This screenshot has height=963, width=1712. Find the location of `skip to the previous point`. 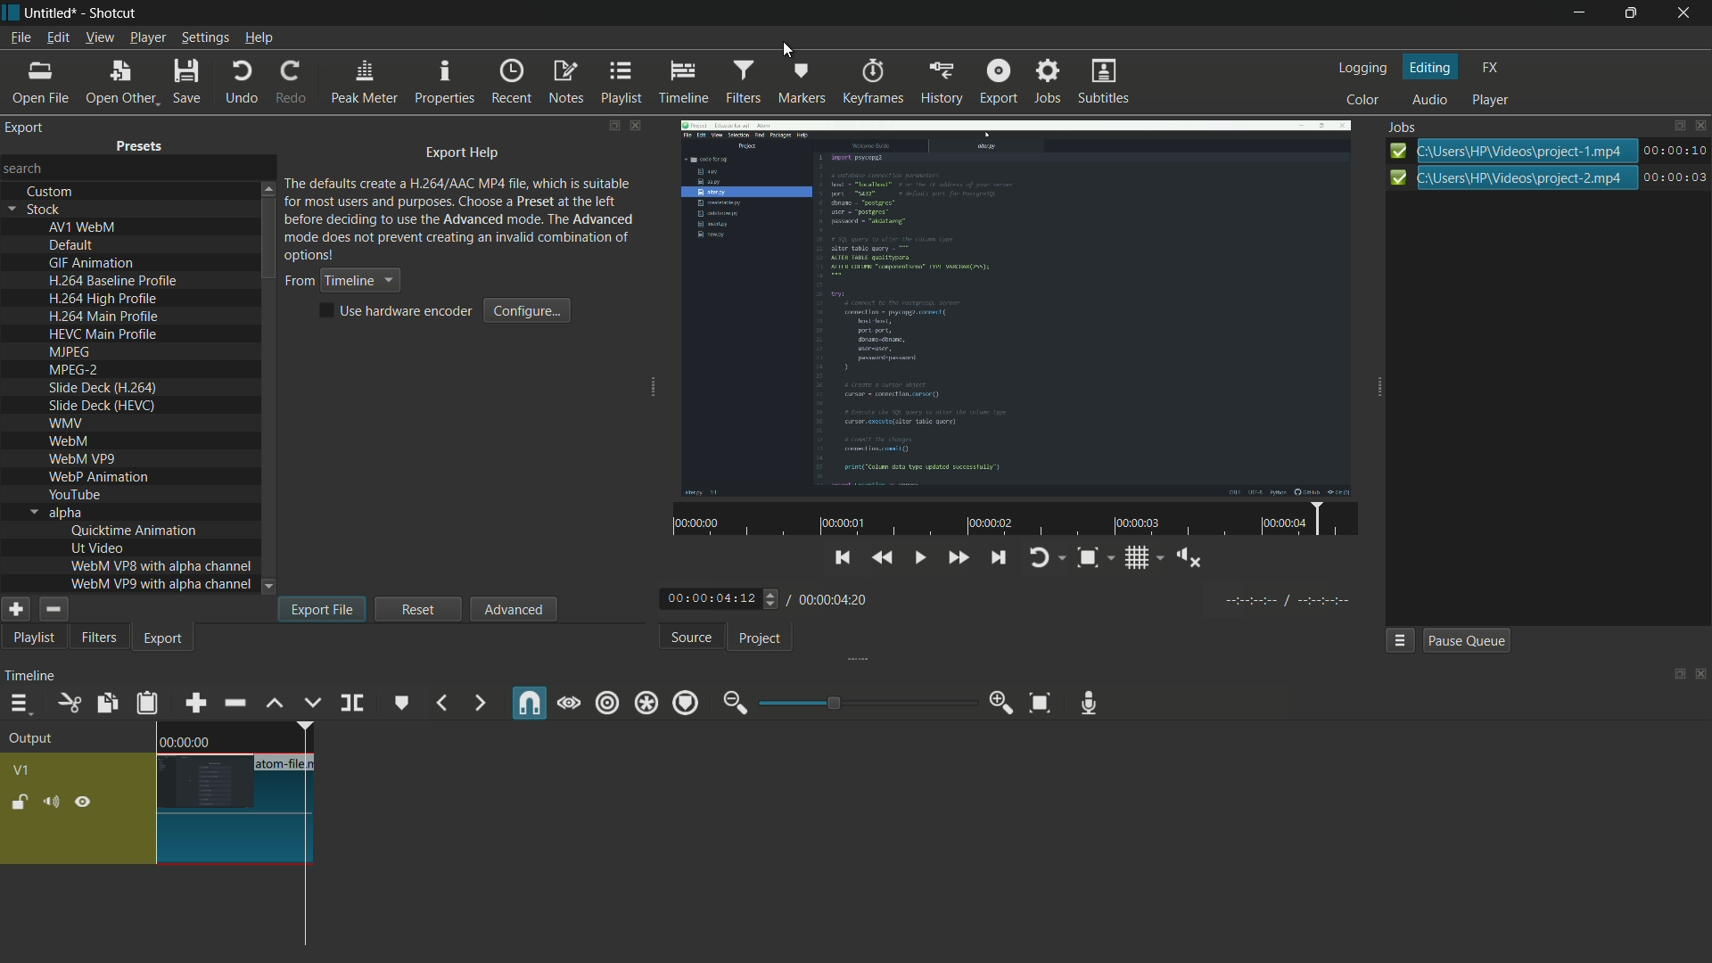

skip to the previous point is located at coordinates (1035, 600).